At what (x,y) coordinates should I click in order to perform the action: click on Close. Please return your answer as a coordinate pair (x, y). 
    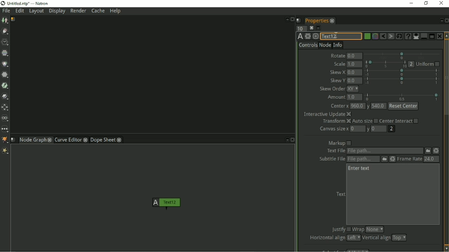
    Looking at the image, I should click on (446, 21).